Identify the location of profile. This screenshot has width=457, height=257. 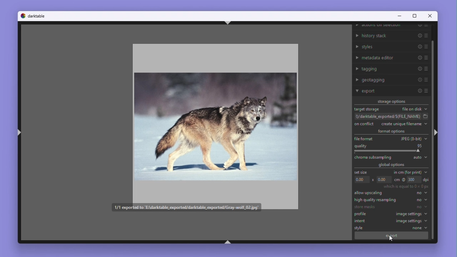
(360, 214).